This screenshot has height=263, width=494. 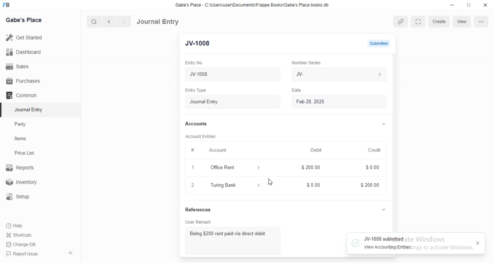 What do you see at coordinates (452, 5) in the screenshot?
I see `minimize` at bounding box center [452, 5].